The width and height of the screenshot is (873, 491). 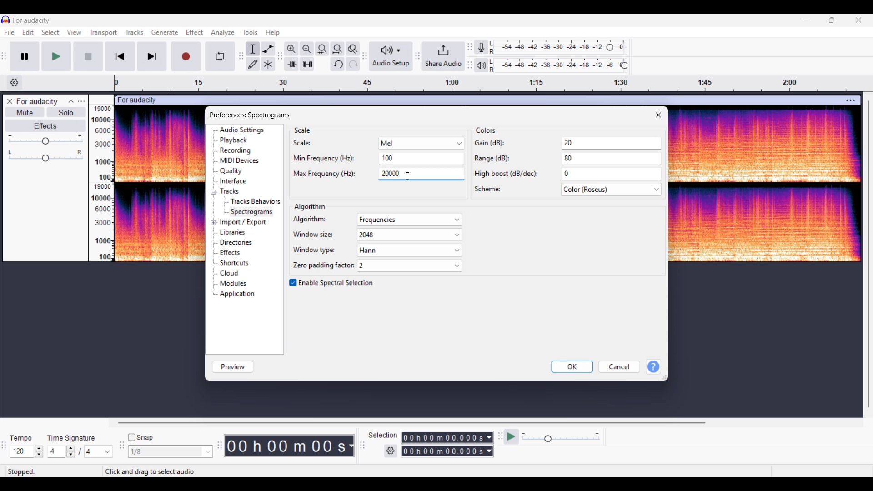 What do you see at coordinates (383, 435) in the screenshot?
I see `Indicates selection duration` at bounding box center [383, 435].